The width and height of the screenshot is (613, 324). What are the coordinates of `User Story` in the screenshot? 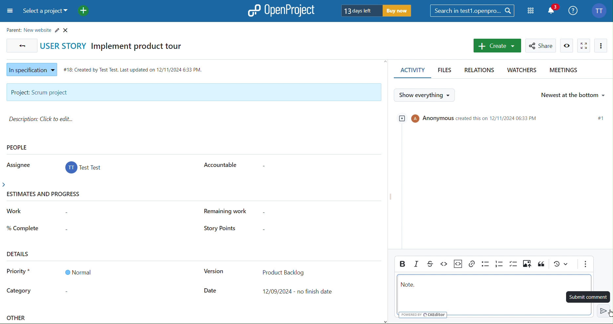 It's located at (115, 45).